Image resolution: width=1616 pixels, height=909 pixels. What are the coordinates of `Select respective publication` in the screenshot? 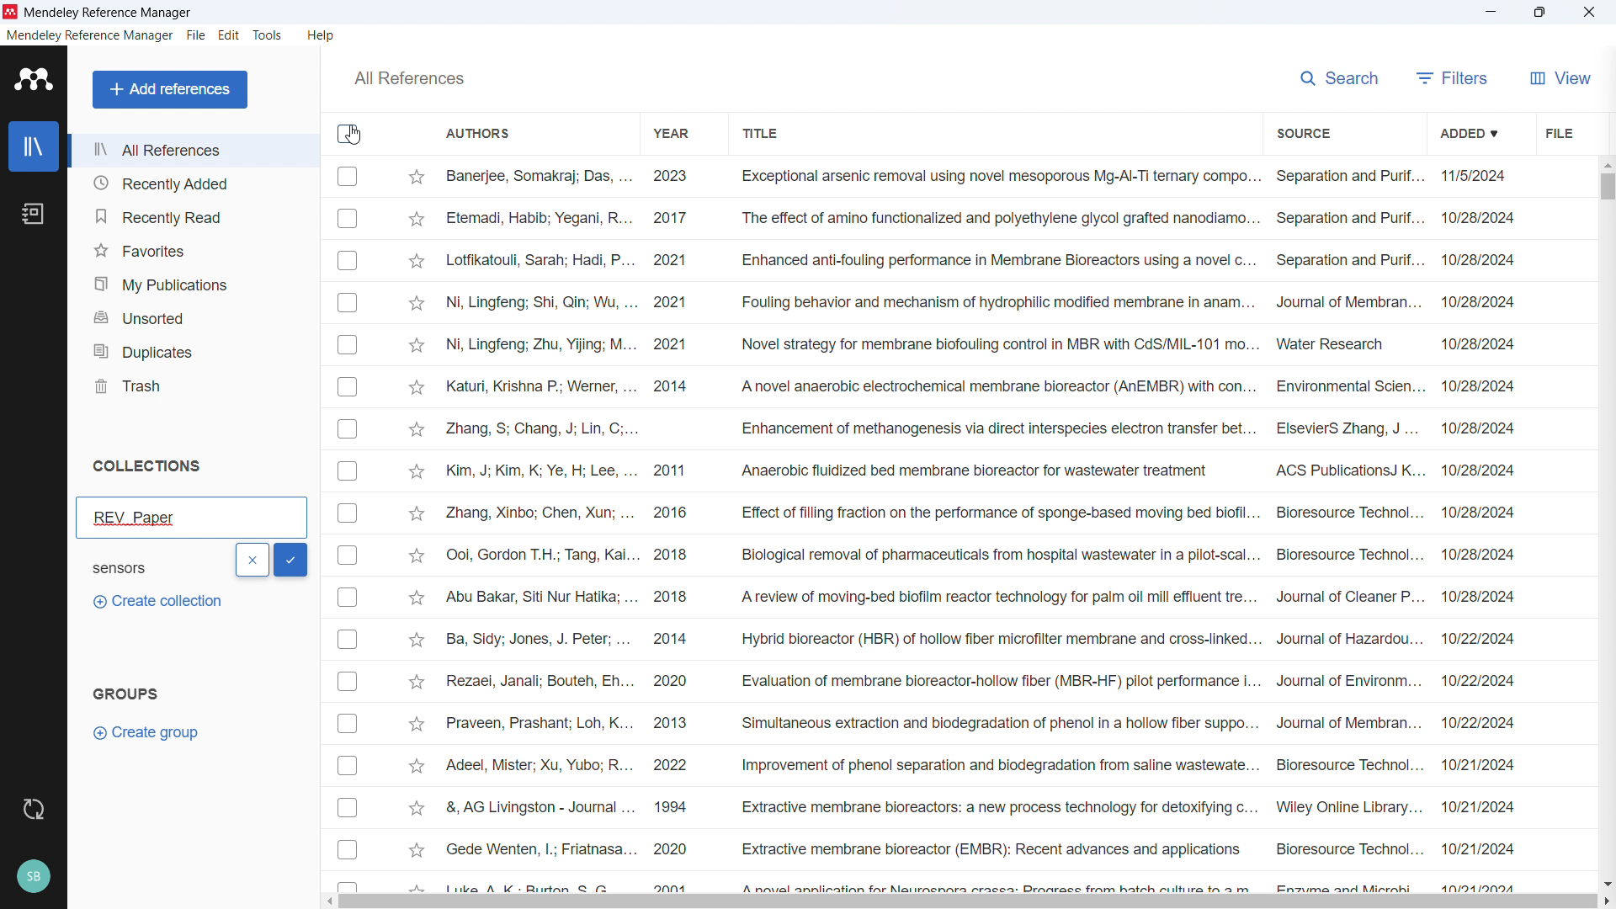 It's located at (348, 219).